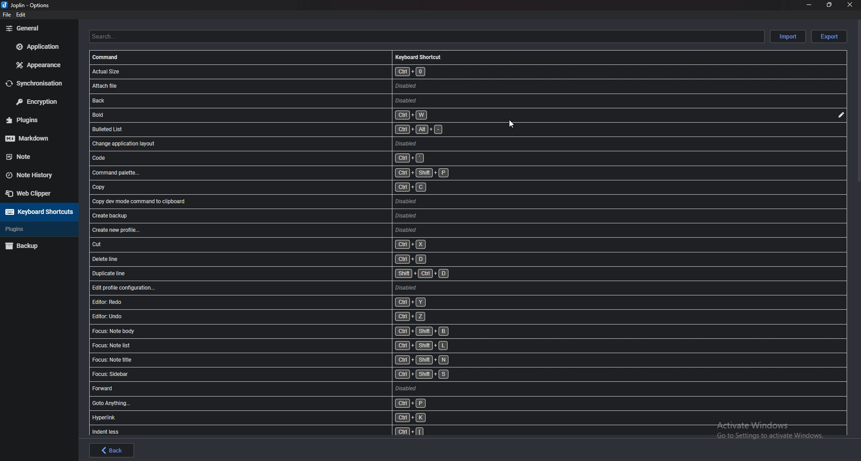  What do you see at coordinates (27, 5) in the screenshot?
I see `options` at bounding box center [27, 5].